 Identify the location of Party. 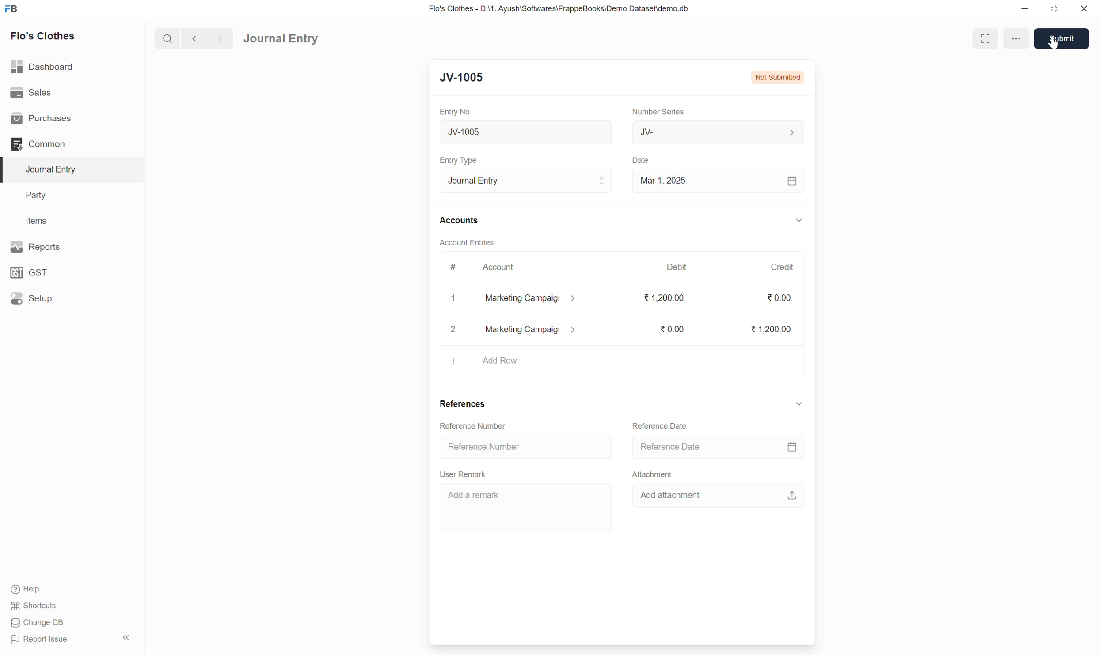
(38, 196).